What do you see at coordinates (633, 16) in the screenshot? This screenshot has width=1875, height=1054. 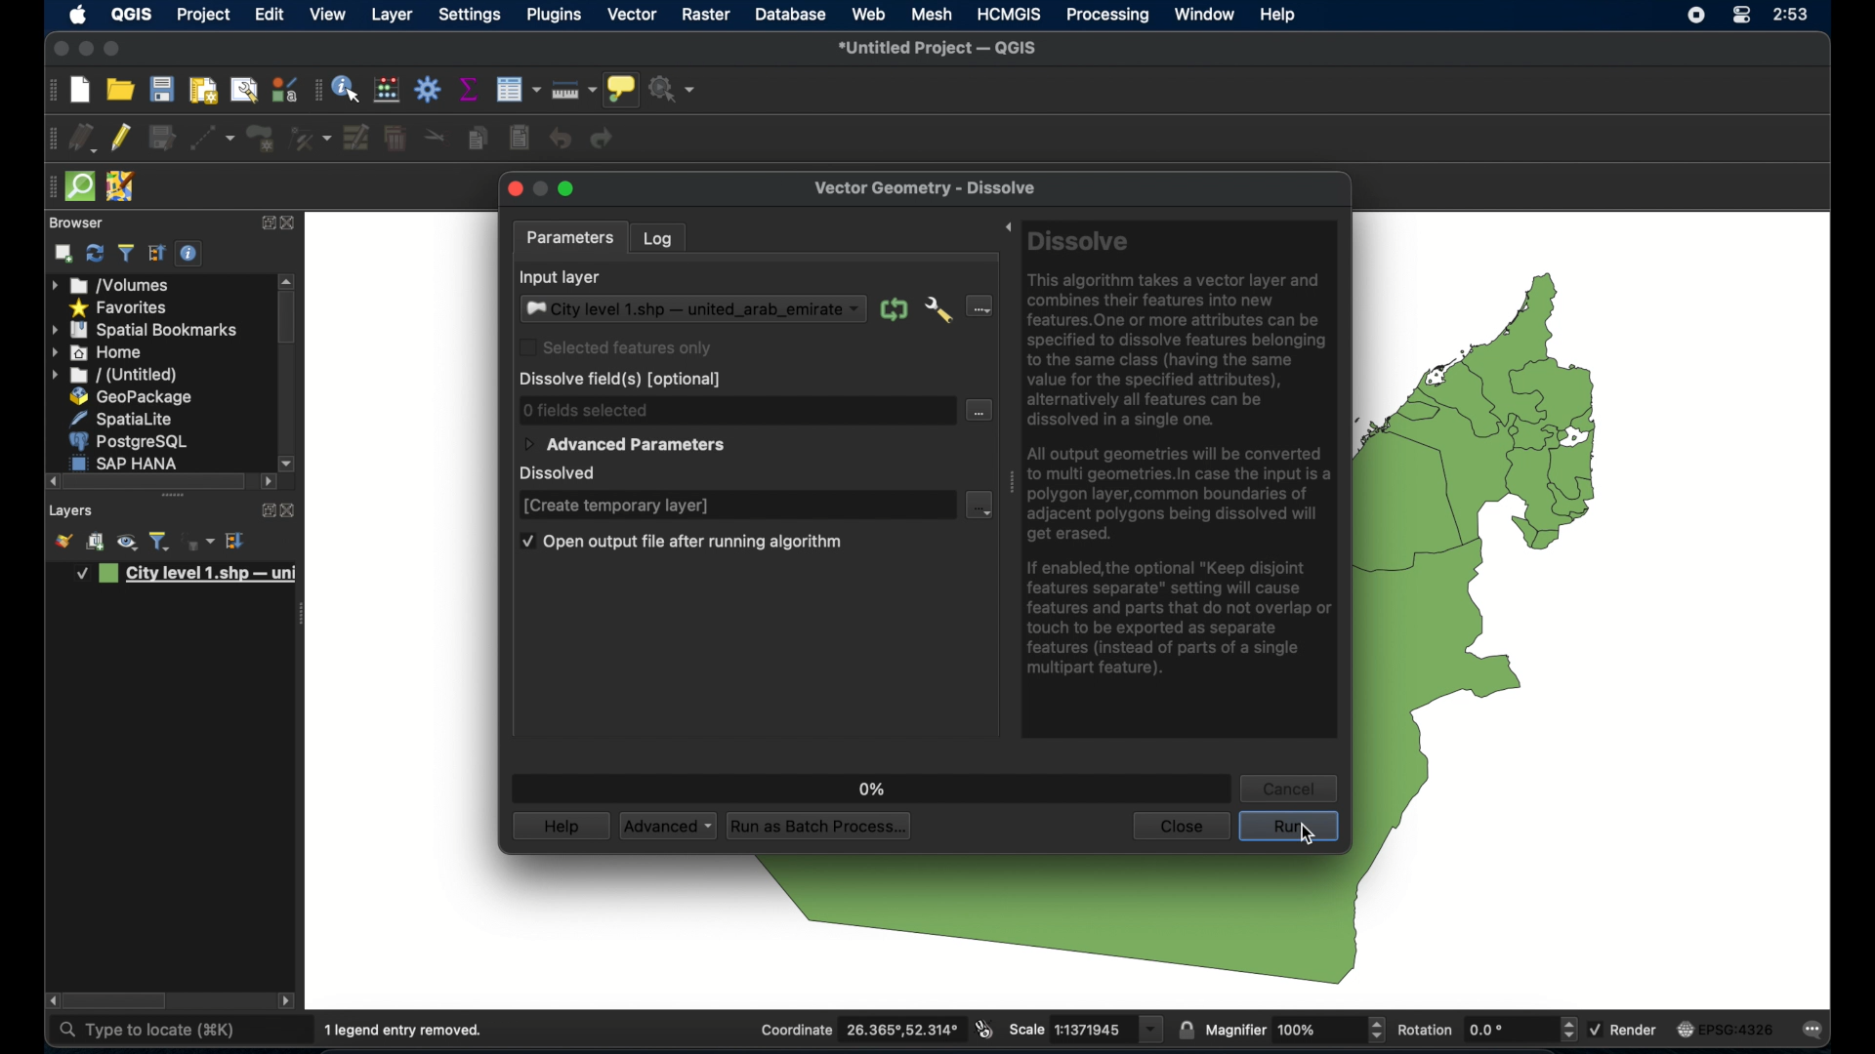 I see `vector selected` at bounding box center [633, 16].